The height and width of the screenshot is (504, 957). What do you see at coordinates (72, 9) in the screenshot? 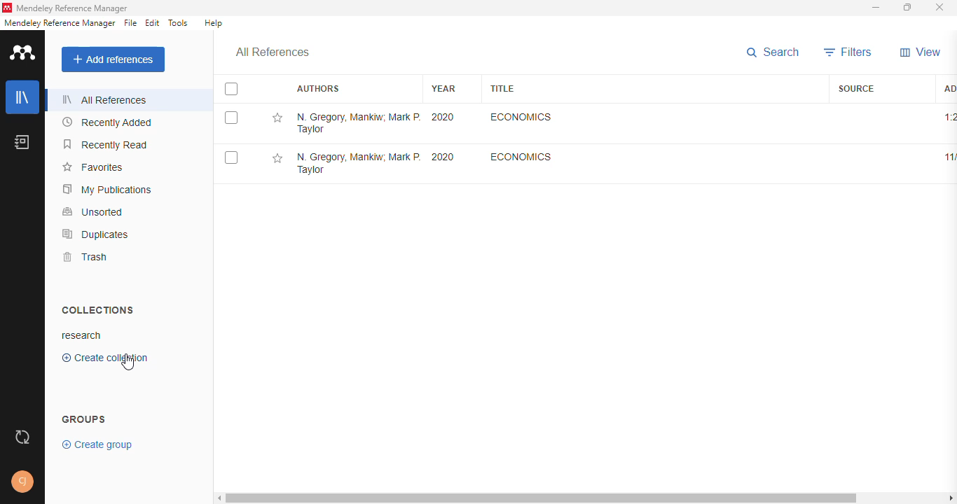
I see `mendeley reference manager` at bounding box center [72, 9].